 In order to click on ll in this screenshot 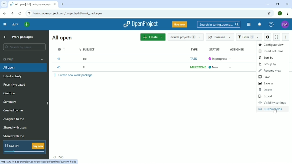, I will do `click(85, 67)`.